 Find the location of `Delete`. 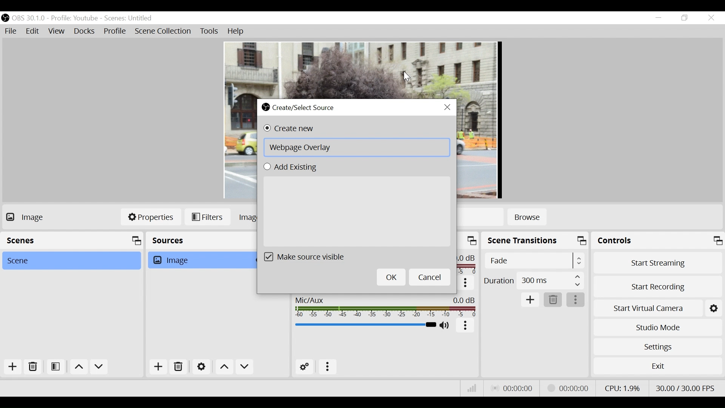

Delete is located at coordinates (34, 368).